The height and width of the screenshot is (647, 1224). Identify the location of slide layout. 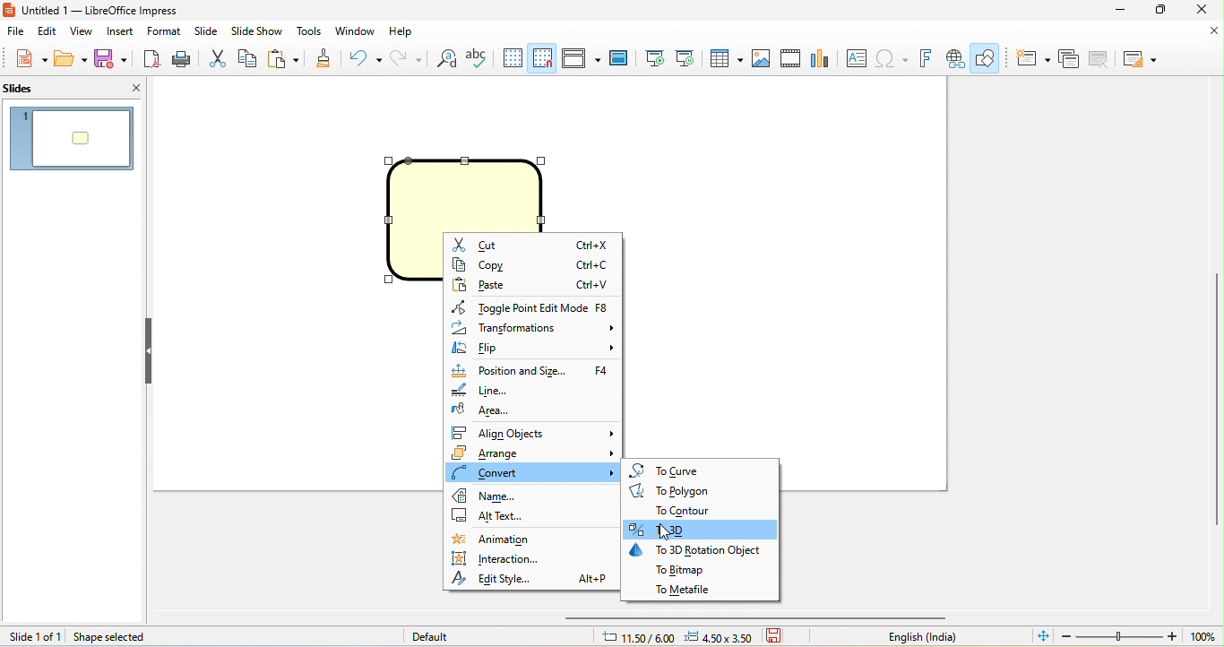
(1141, 58).